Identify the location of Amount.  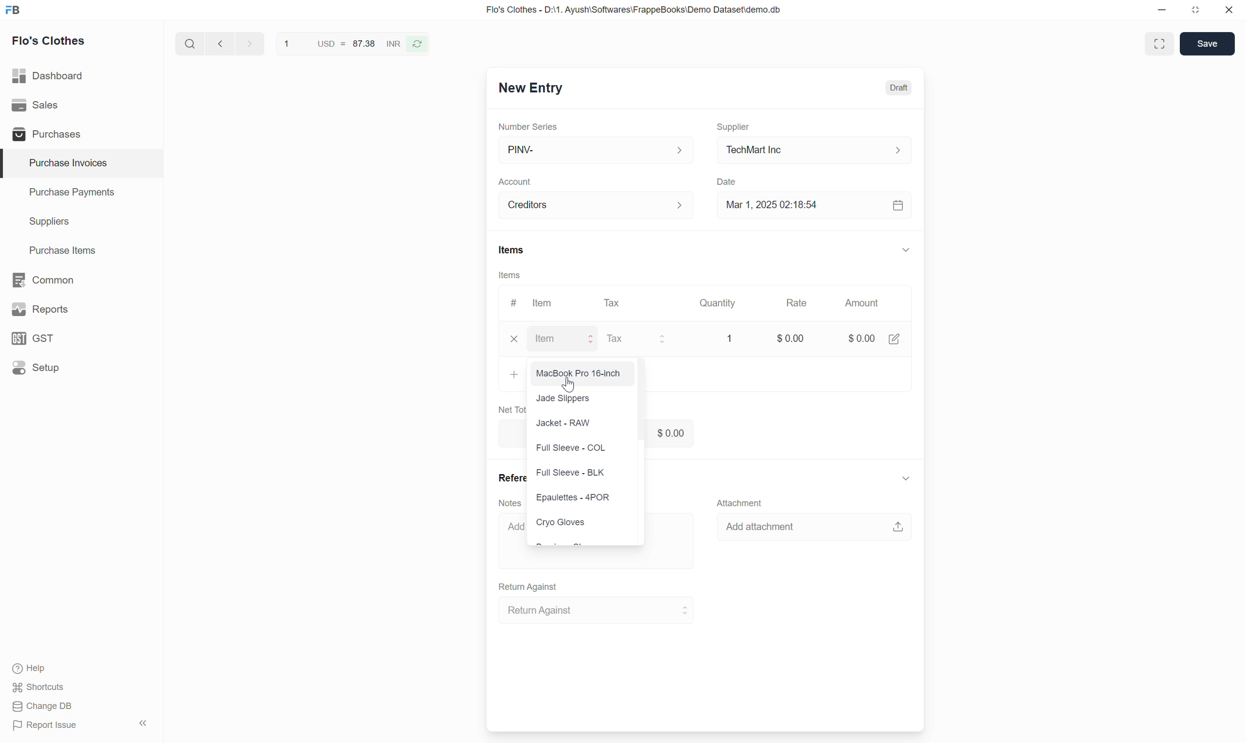
(865, 303).